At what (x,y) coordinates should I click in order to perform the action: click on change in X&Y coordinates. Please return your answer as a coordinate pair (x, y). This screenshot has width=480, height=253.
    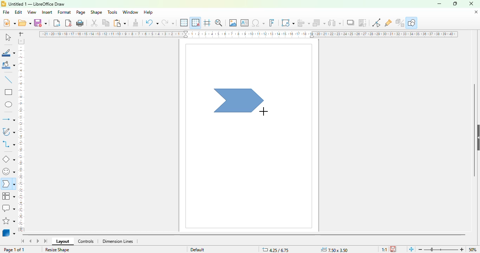
    Looking at the image, I should click on (275, 249).